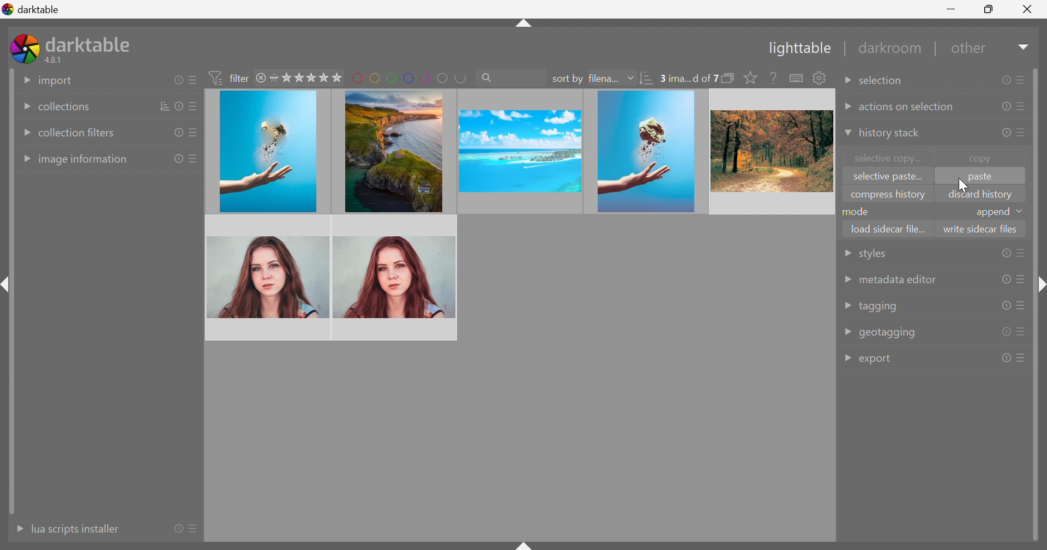 This screenshot has height=550, width=1047. What do you see at coordinates (1006, 305) in the screenshot?
I see `reset` at bounding box center [1006, 305].